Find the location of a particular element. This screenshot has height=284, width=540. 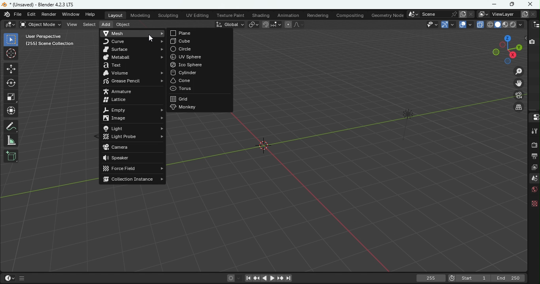

Name is located at coordinates (434, 14).